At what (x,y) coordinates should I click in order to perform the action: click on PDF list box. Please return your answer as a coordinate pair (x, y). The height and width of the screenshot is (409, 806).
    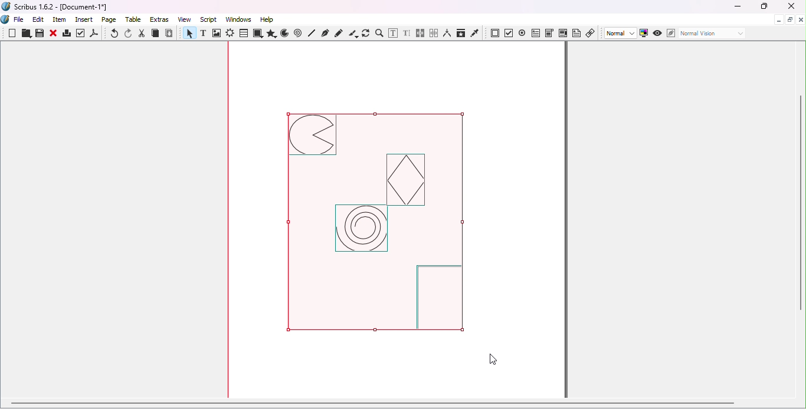
    Looking at the image, I should click on (563, 33).